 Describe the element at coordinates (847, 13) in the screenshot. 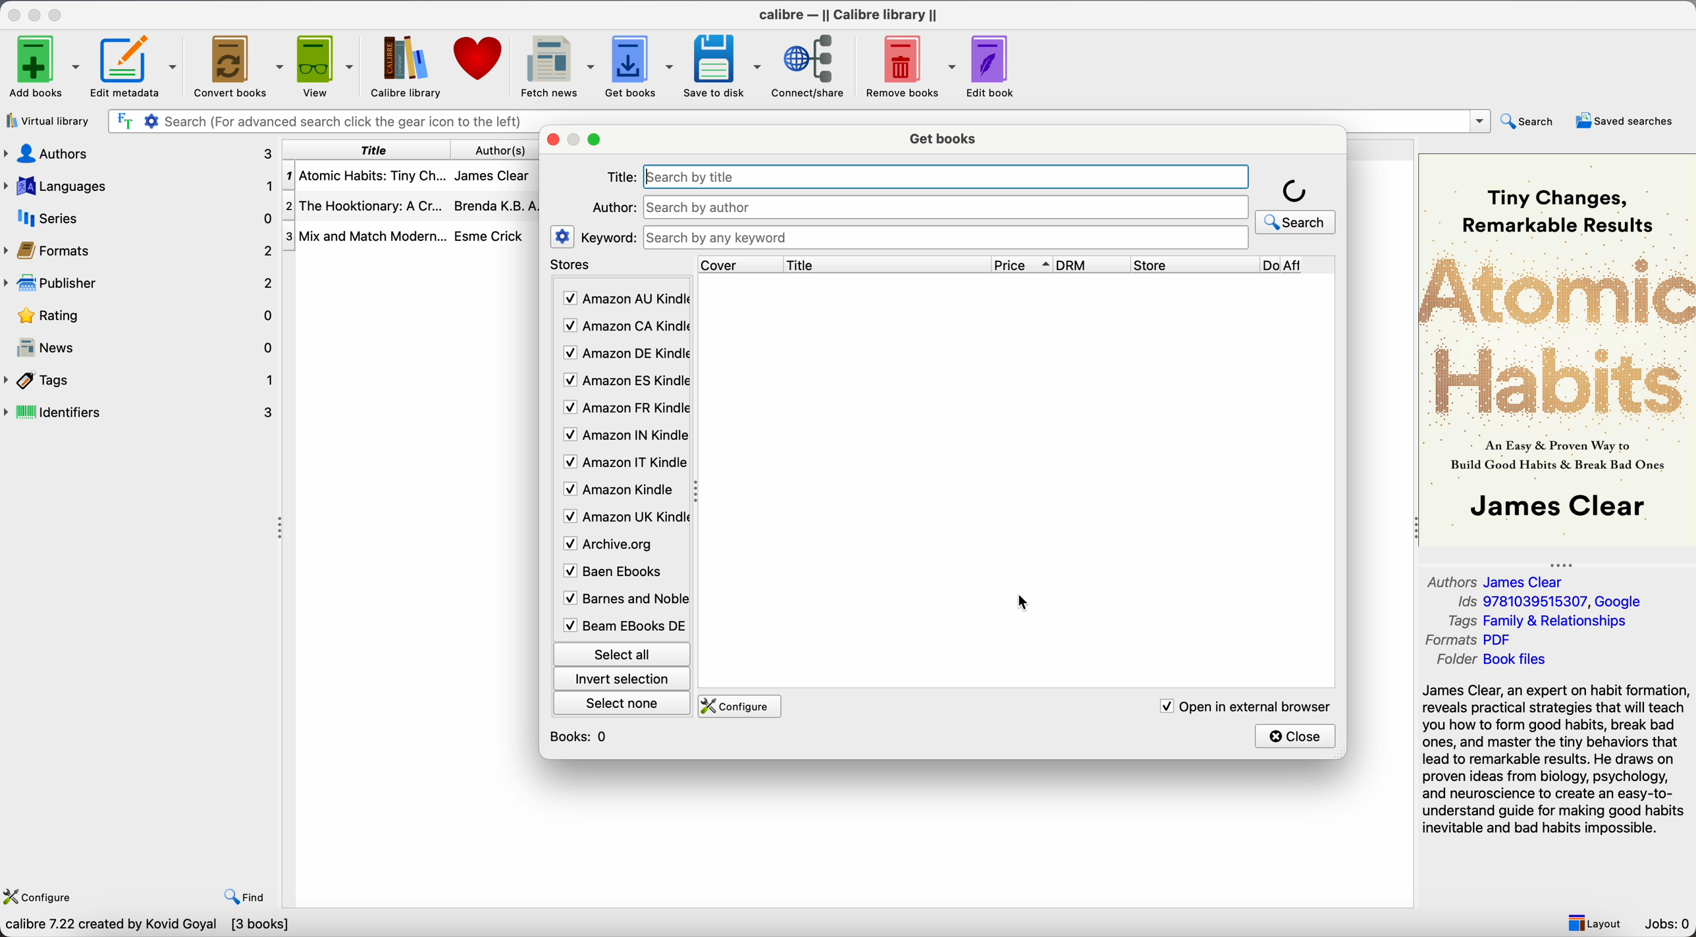

I see `Calibre - || Calibre library ||` at that location.